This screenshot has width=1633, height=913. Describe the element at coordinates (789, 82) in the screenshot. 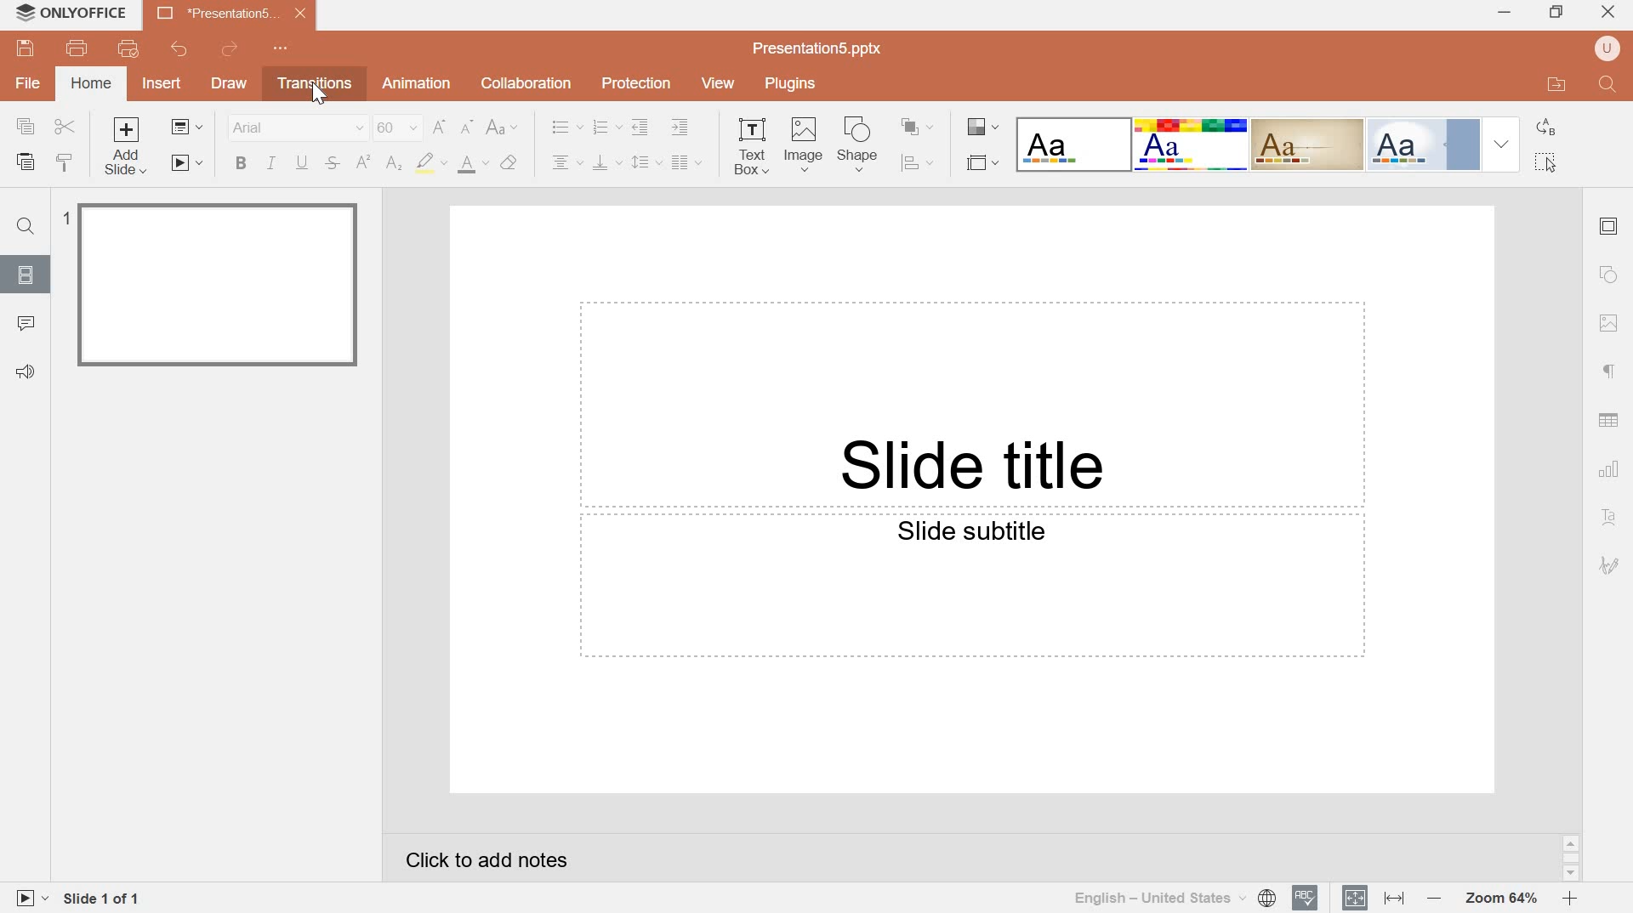

I see `Plugins` at that location.